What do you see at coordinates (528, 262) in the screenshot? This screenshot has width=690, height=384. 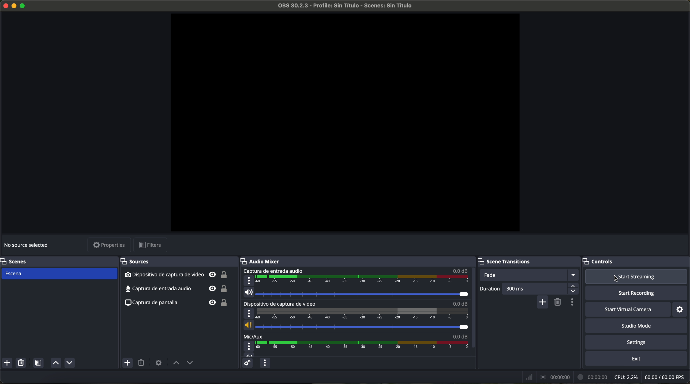 I see `scene transitions` at bounding box center [528, 262].